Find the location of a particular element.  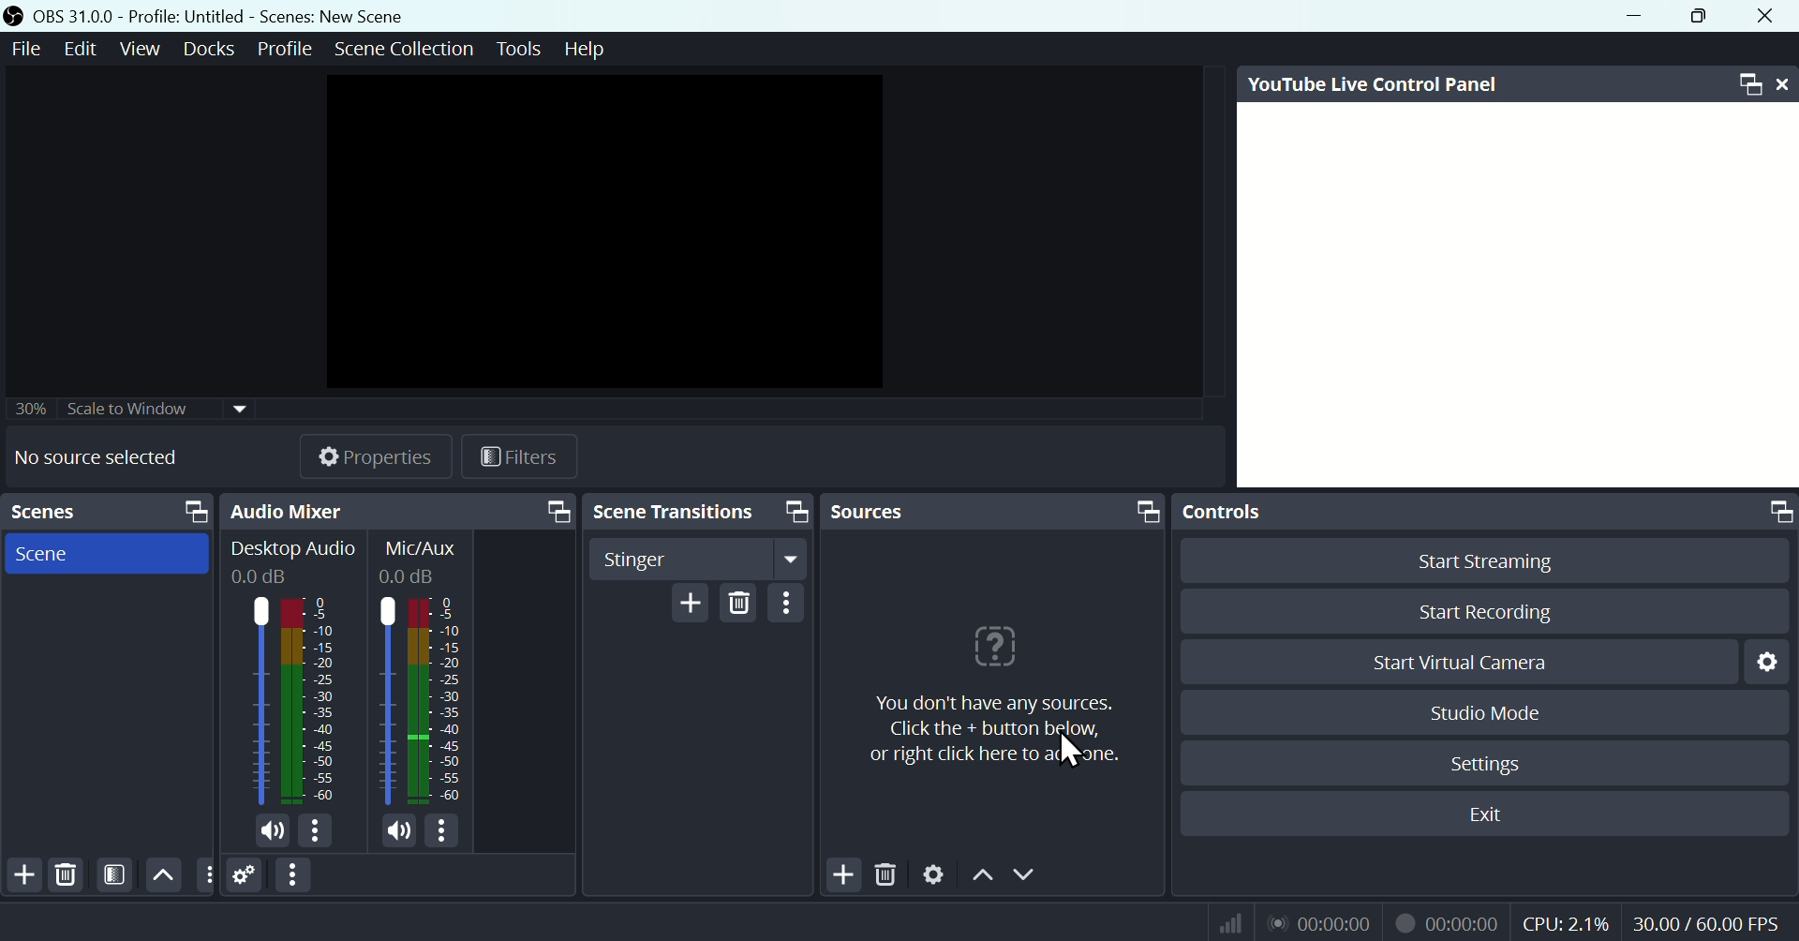

Start Streaming is located at coordinates (1483, 558).